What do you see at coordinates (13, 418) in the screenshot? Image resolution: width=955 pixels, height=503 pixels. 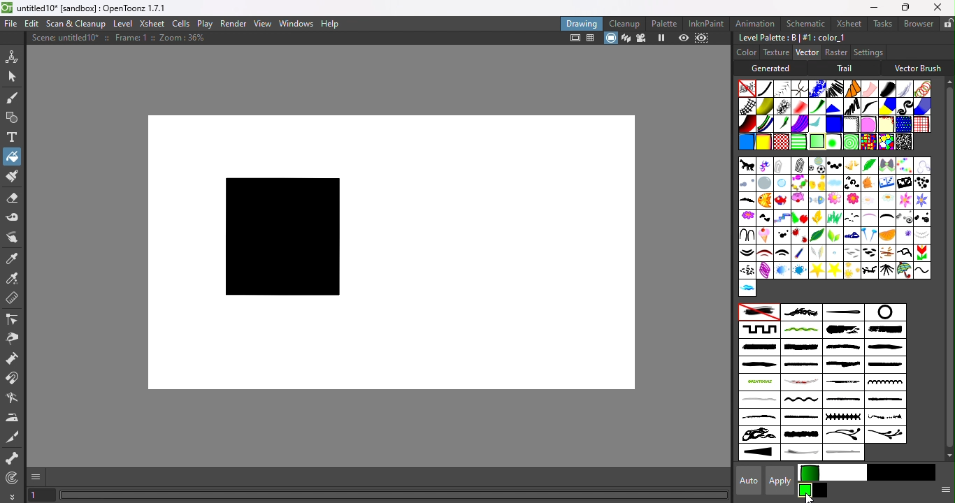 I see `Iron tool` at bounding box center [13, 418].